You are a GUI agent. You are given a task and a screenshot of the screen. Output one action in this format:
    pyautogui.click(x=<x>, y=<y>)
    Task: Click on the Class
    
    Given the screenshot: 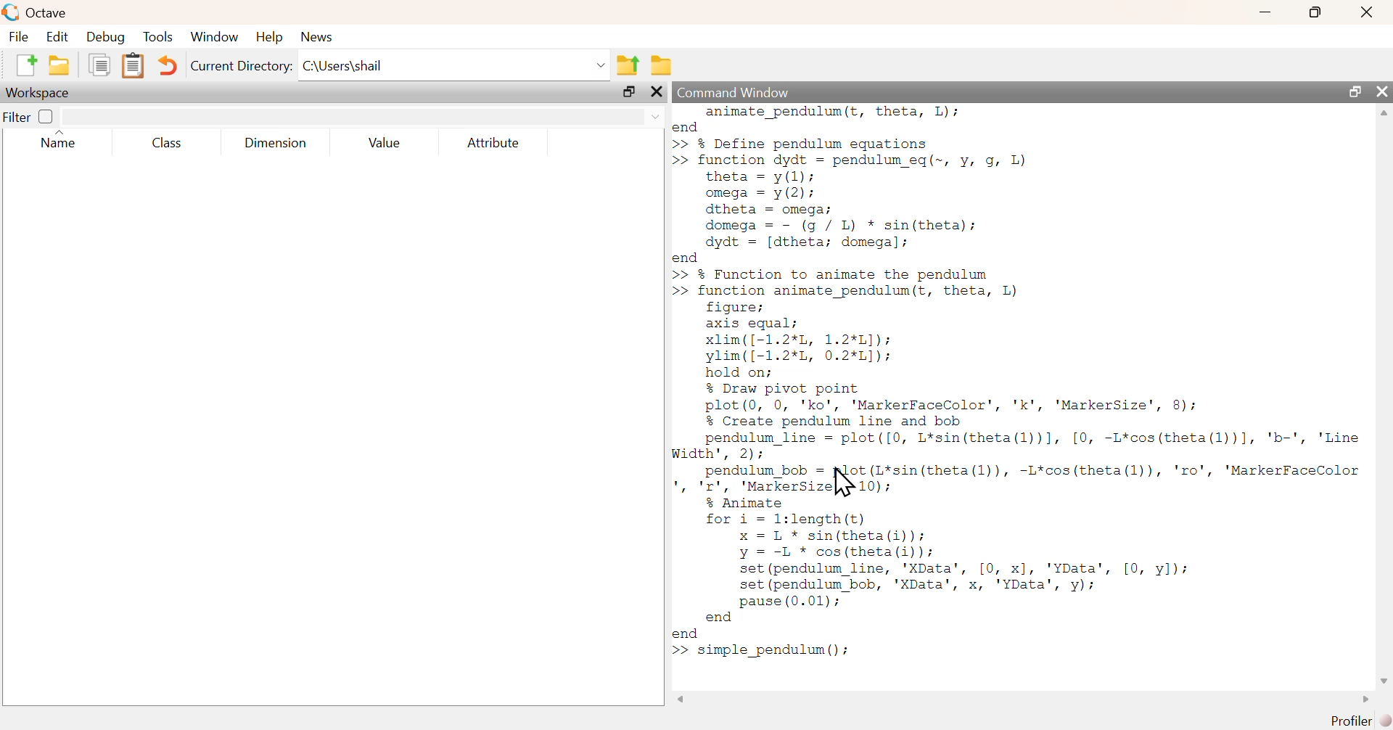 What is the action you would take?
    pyautogui.click(x=163, y=144)
    